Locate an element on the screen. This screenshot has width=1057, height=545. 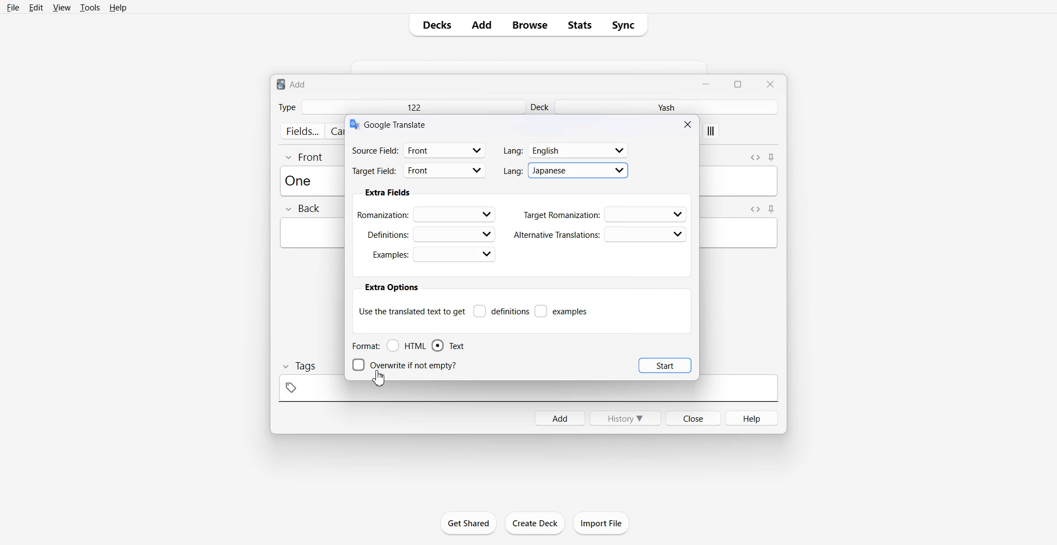
Definitions is located at coordinates (501, 311).